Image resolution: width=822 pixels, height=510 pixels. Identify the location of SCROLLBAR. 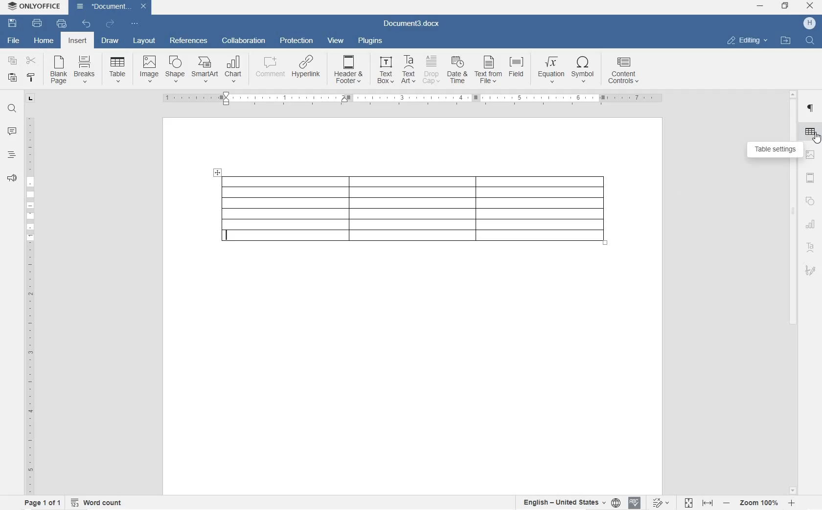
(792, 293).